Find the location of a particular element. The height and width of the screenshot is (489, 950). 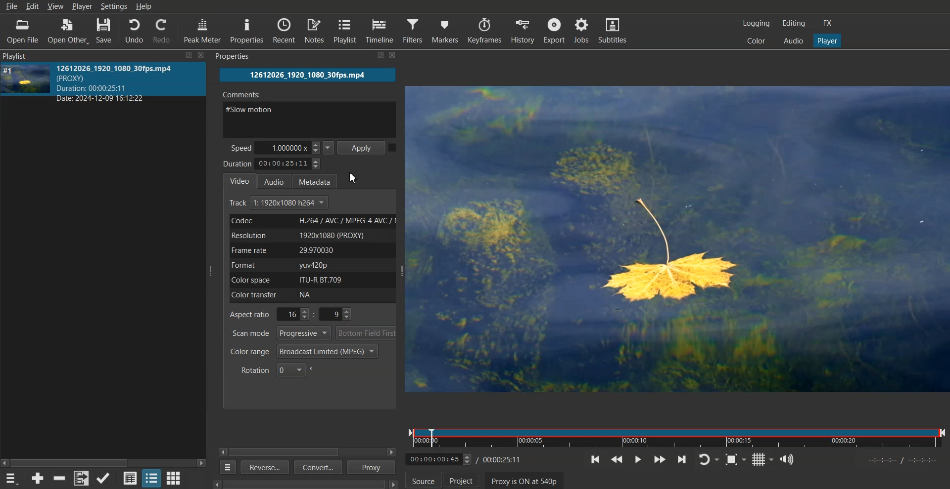

Save is located at coordinates (104, 30).